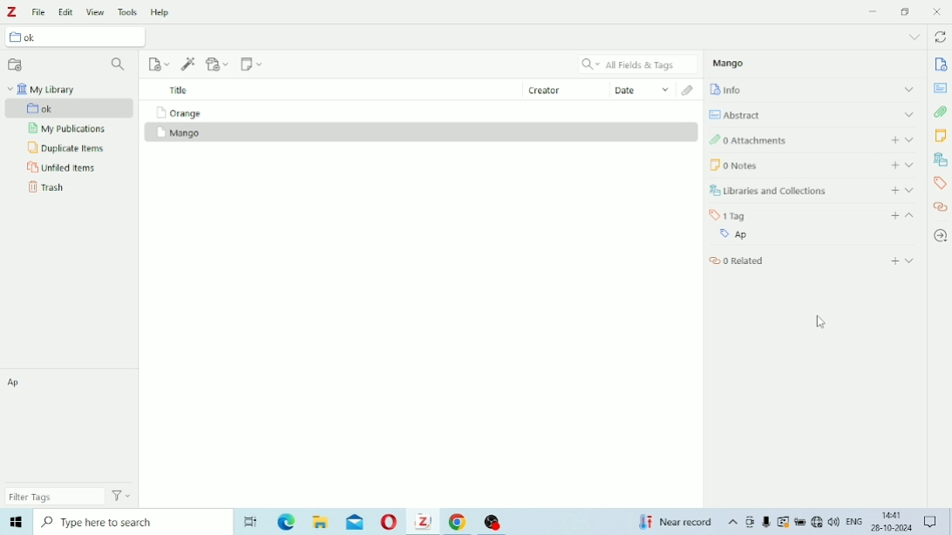  Describe the element at coordinates (783, 522) in the screenshot. I see `Warning` at that location.